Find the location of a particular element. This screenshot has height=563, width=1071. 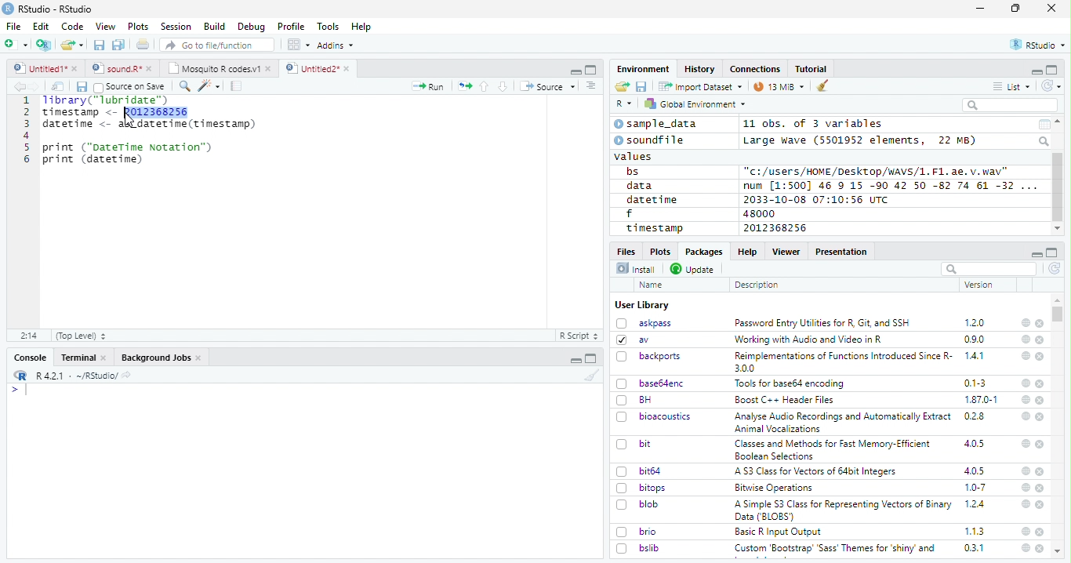

Edit is located at coordinates (41, 26).